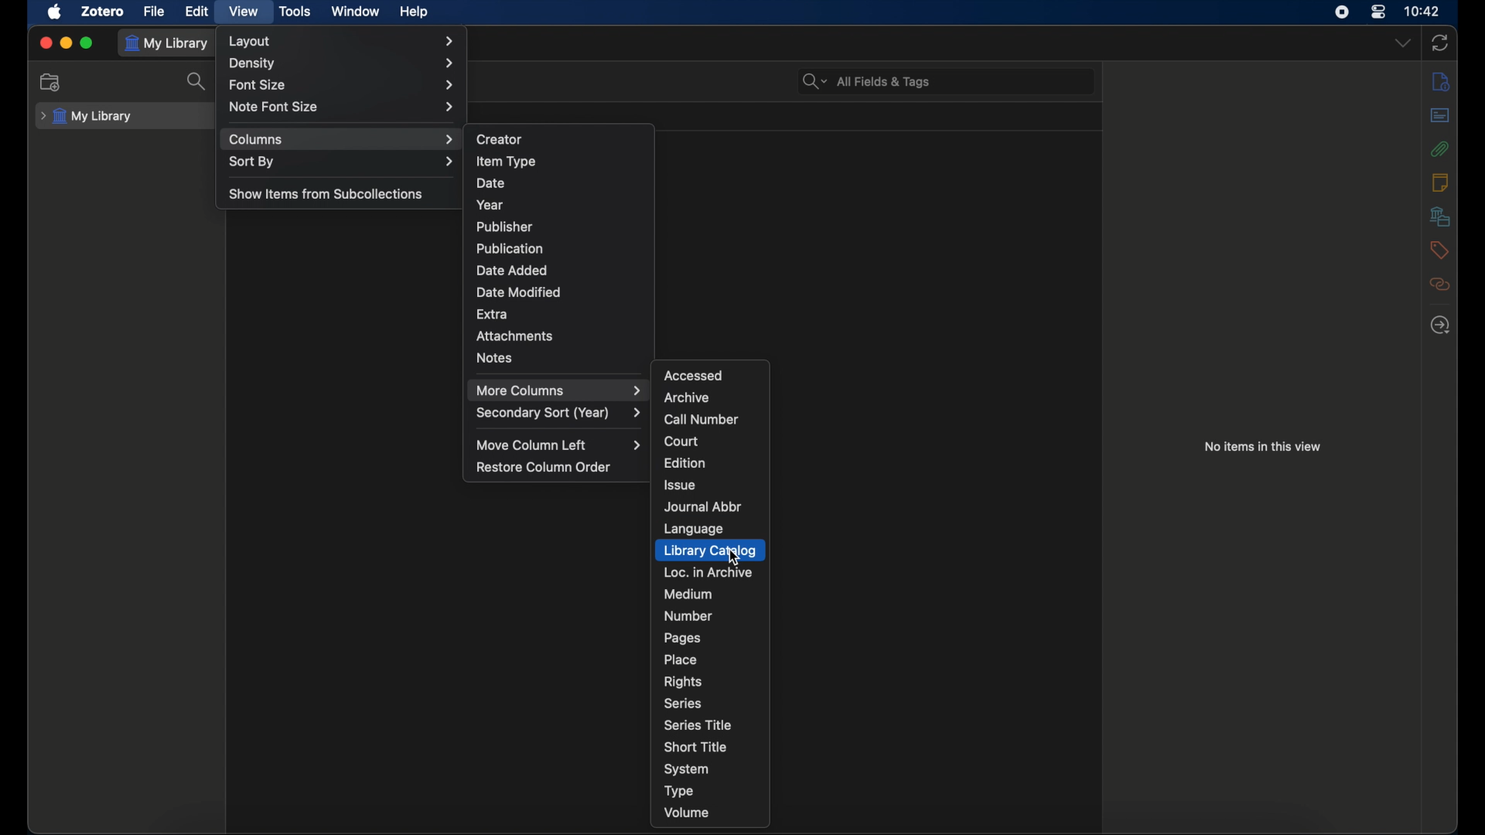 The image size is (1485, 835). I want to click on screen recorder, so click(1342, 12).